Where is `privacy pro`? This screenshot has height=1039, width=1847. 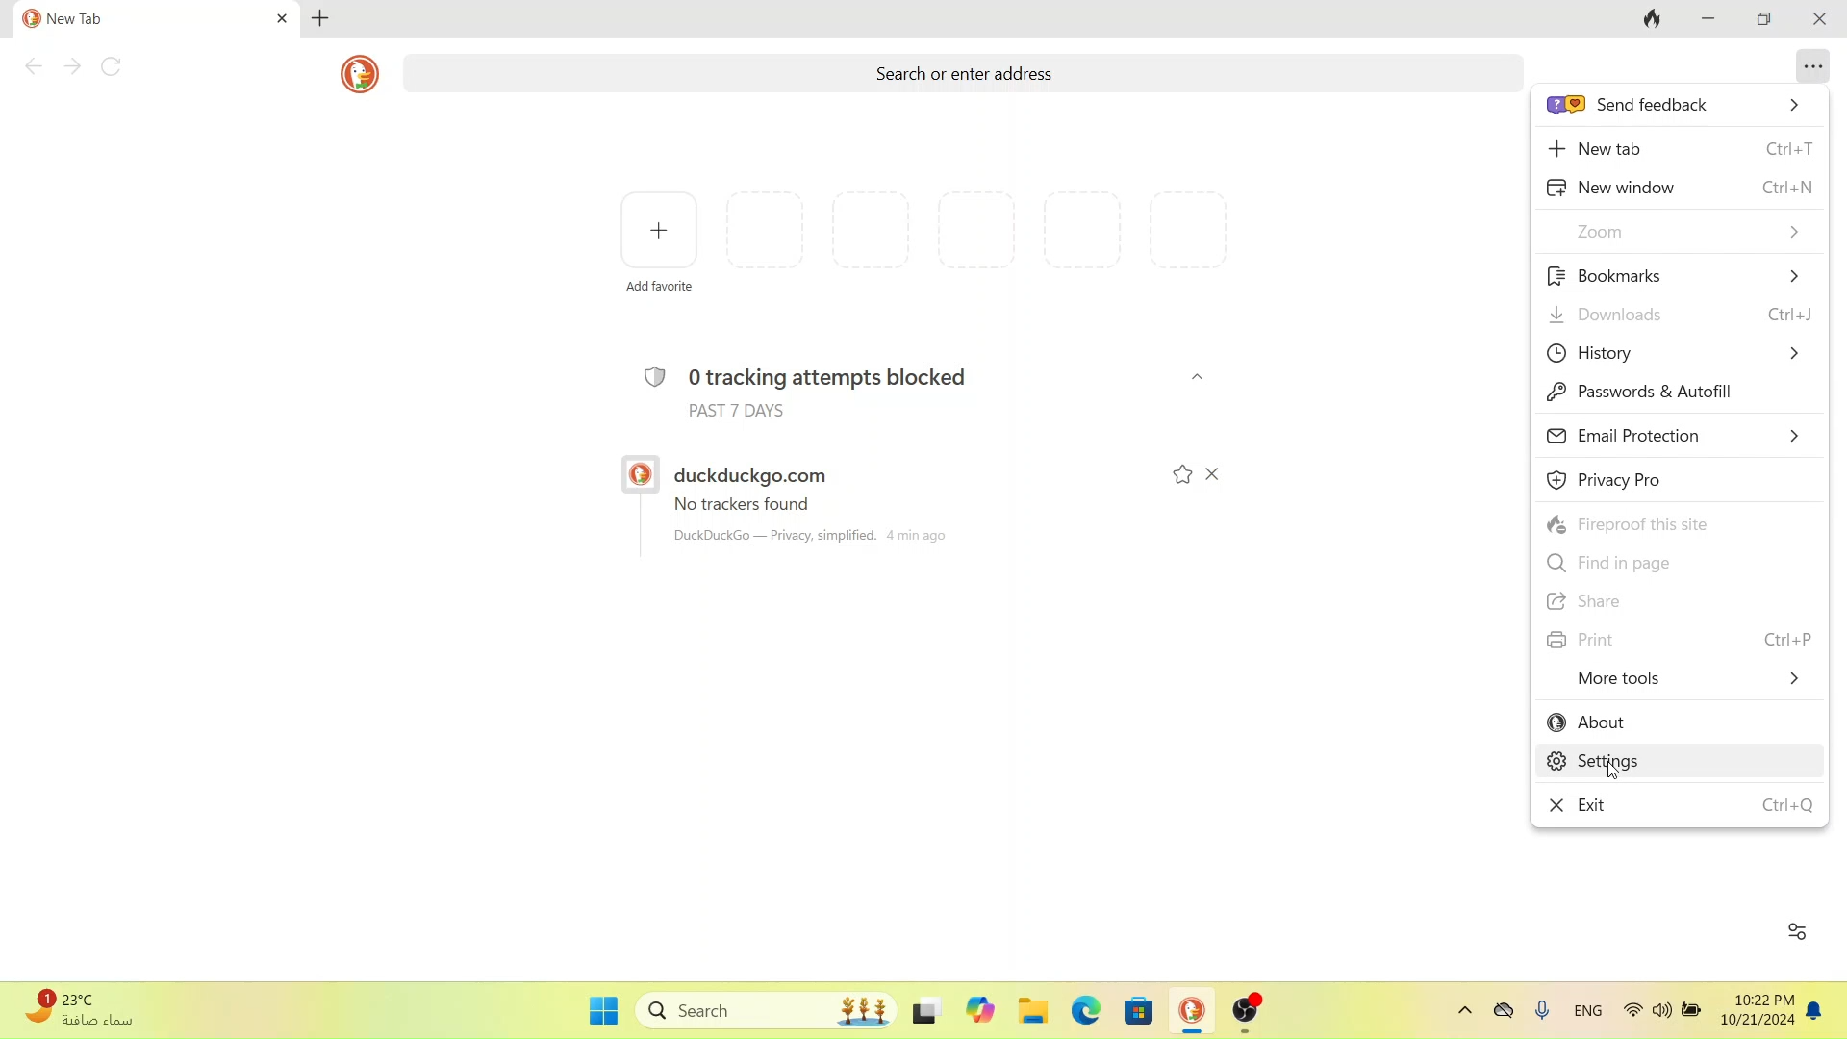 privacy pro is located at coordinates (1670, 481).